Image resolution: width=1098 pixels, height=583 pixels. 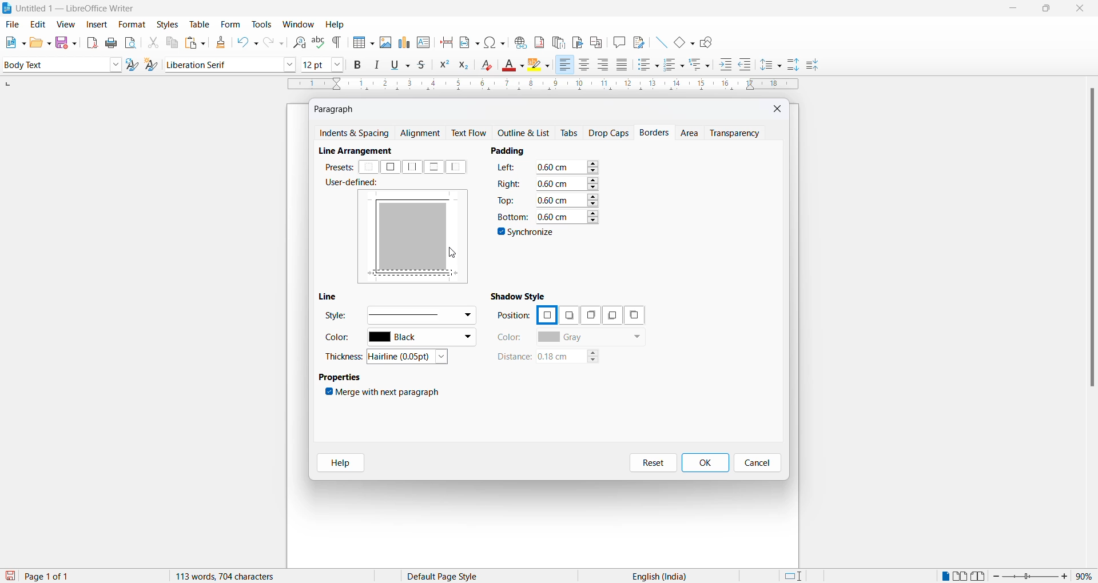 I want to click on user defined, so click(x=355, y=183).